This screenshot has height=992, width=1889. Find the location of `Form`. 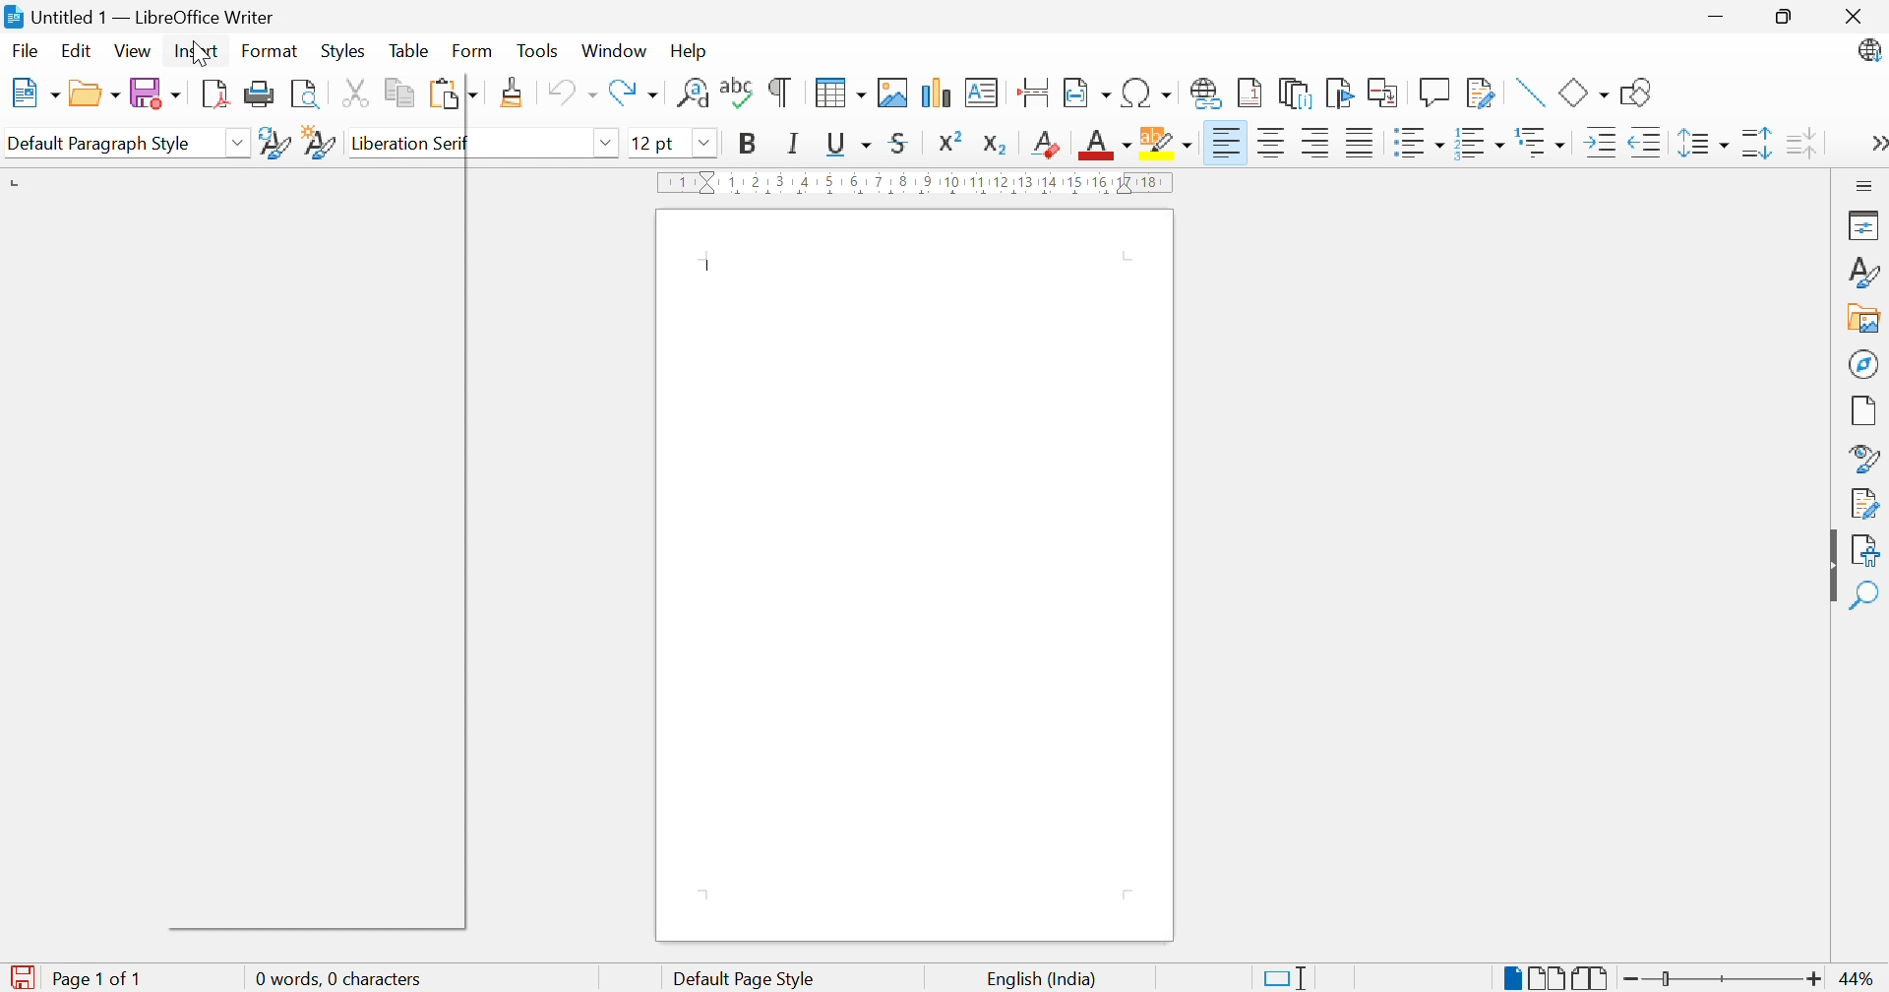

Form is located at coordinates (471, 51).